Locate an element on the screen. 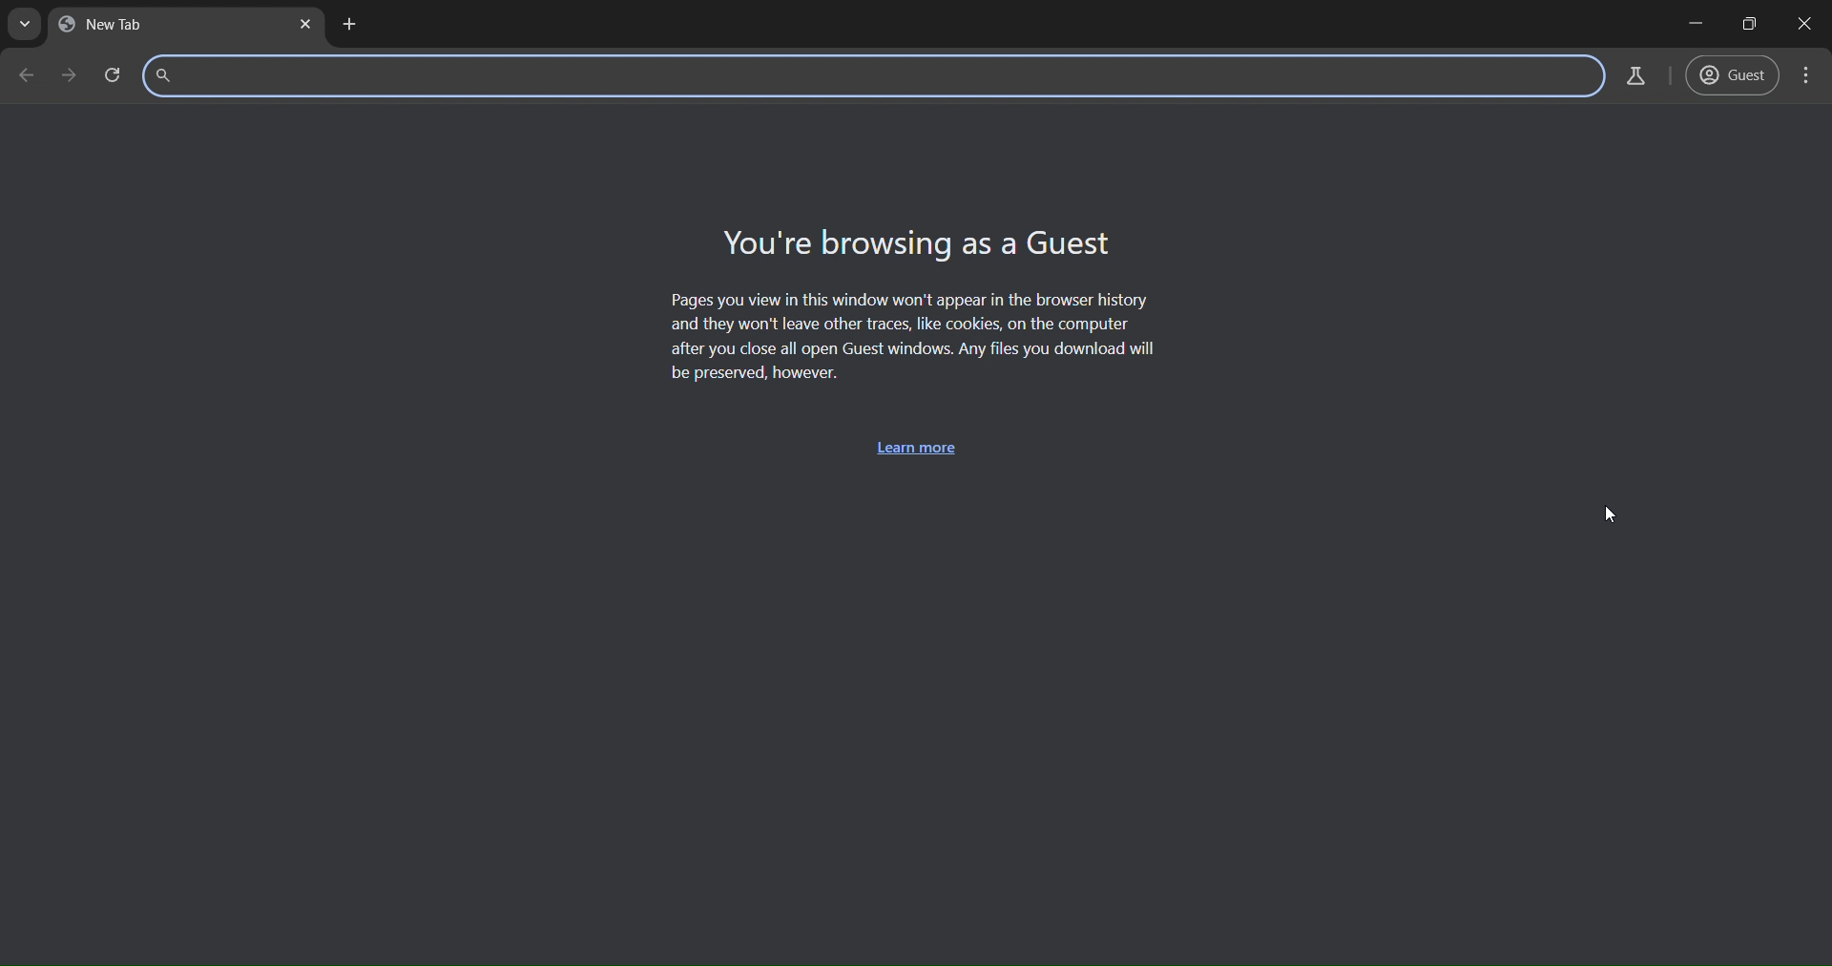 This screenshot has width=1832, height=966. guest account is located at coordinates (1734, 76).